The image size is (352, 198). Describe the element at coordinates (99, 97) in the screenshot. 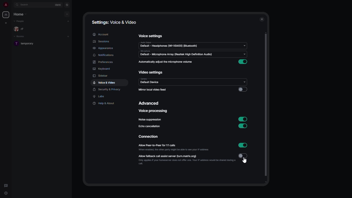

I see `labs` at that location.